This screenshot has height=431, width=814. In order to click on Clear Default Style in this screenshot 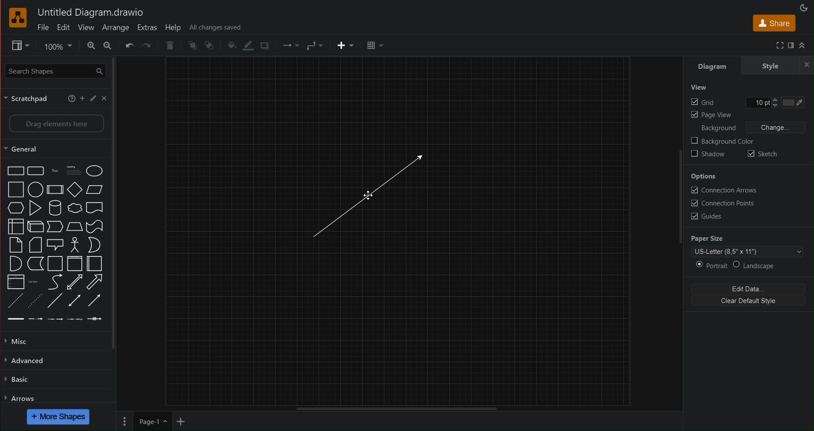, I will do `click(750, 302)`.